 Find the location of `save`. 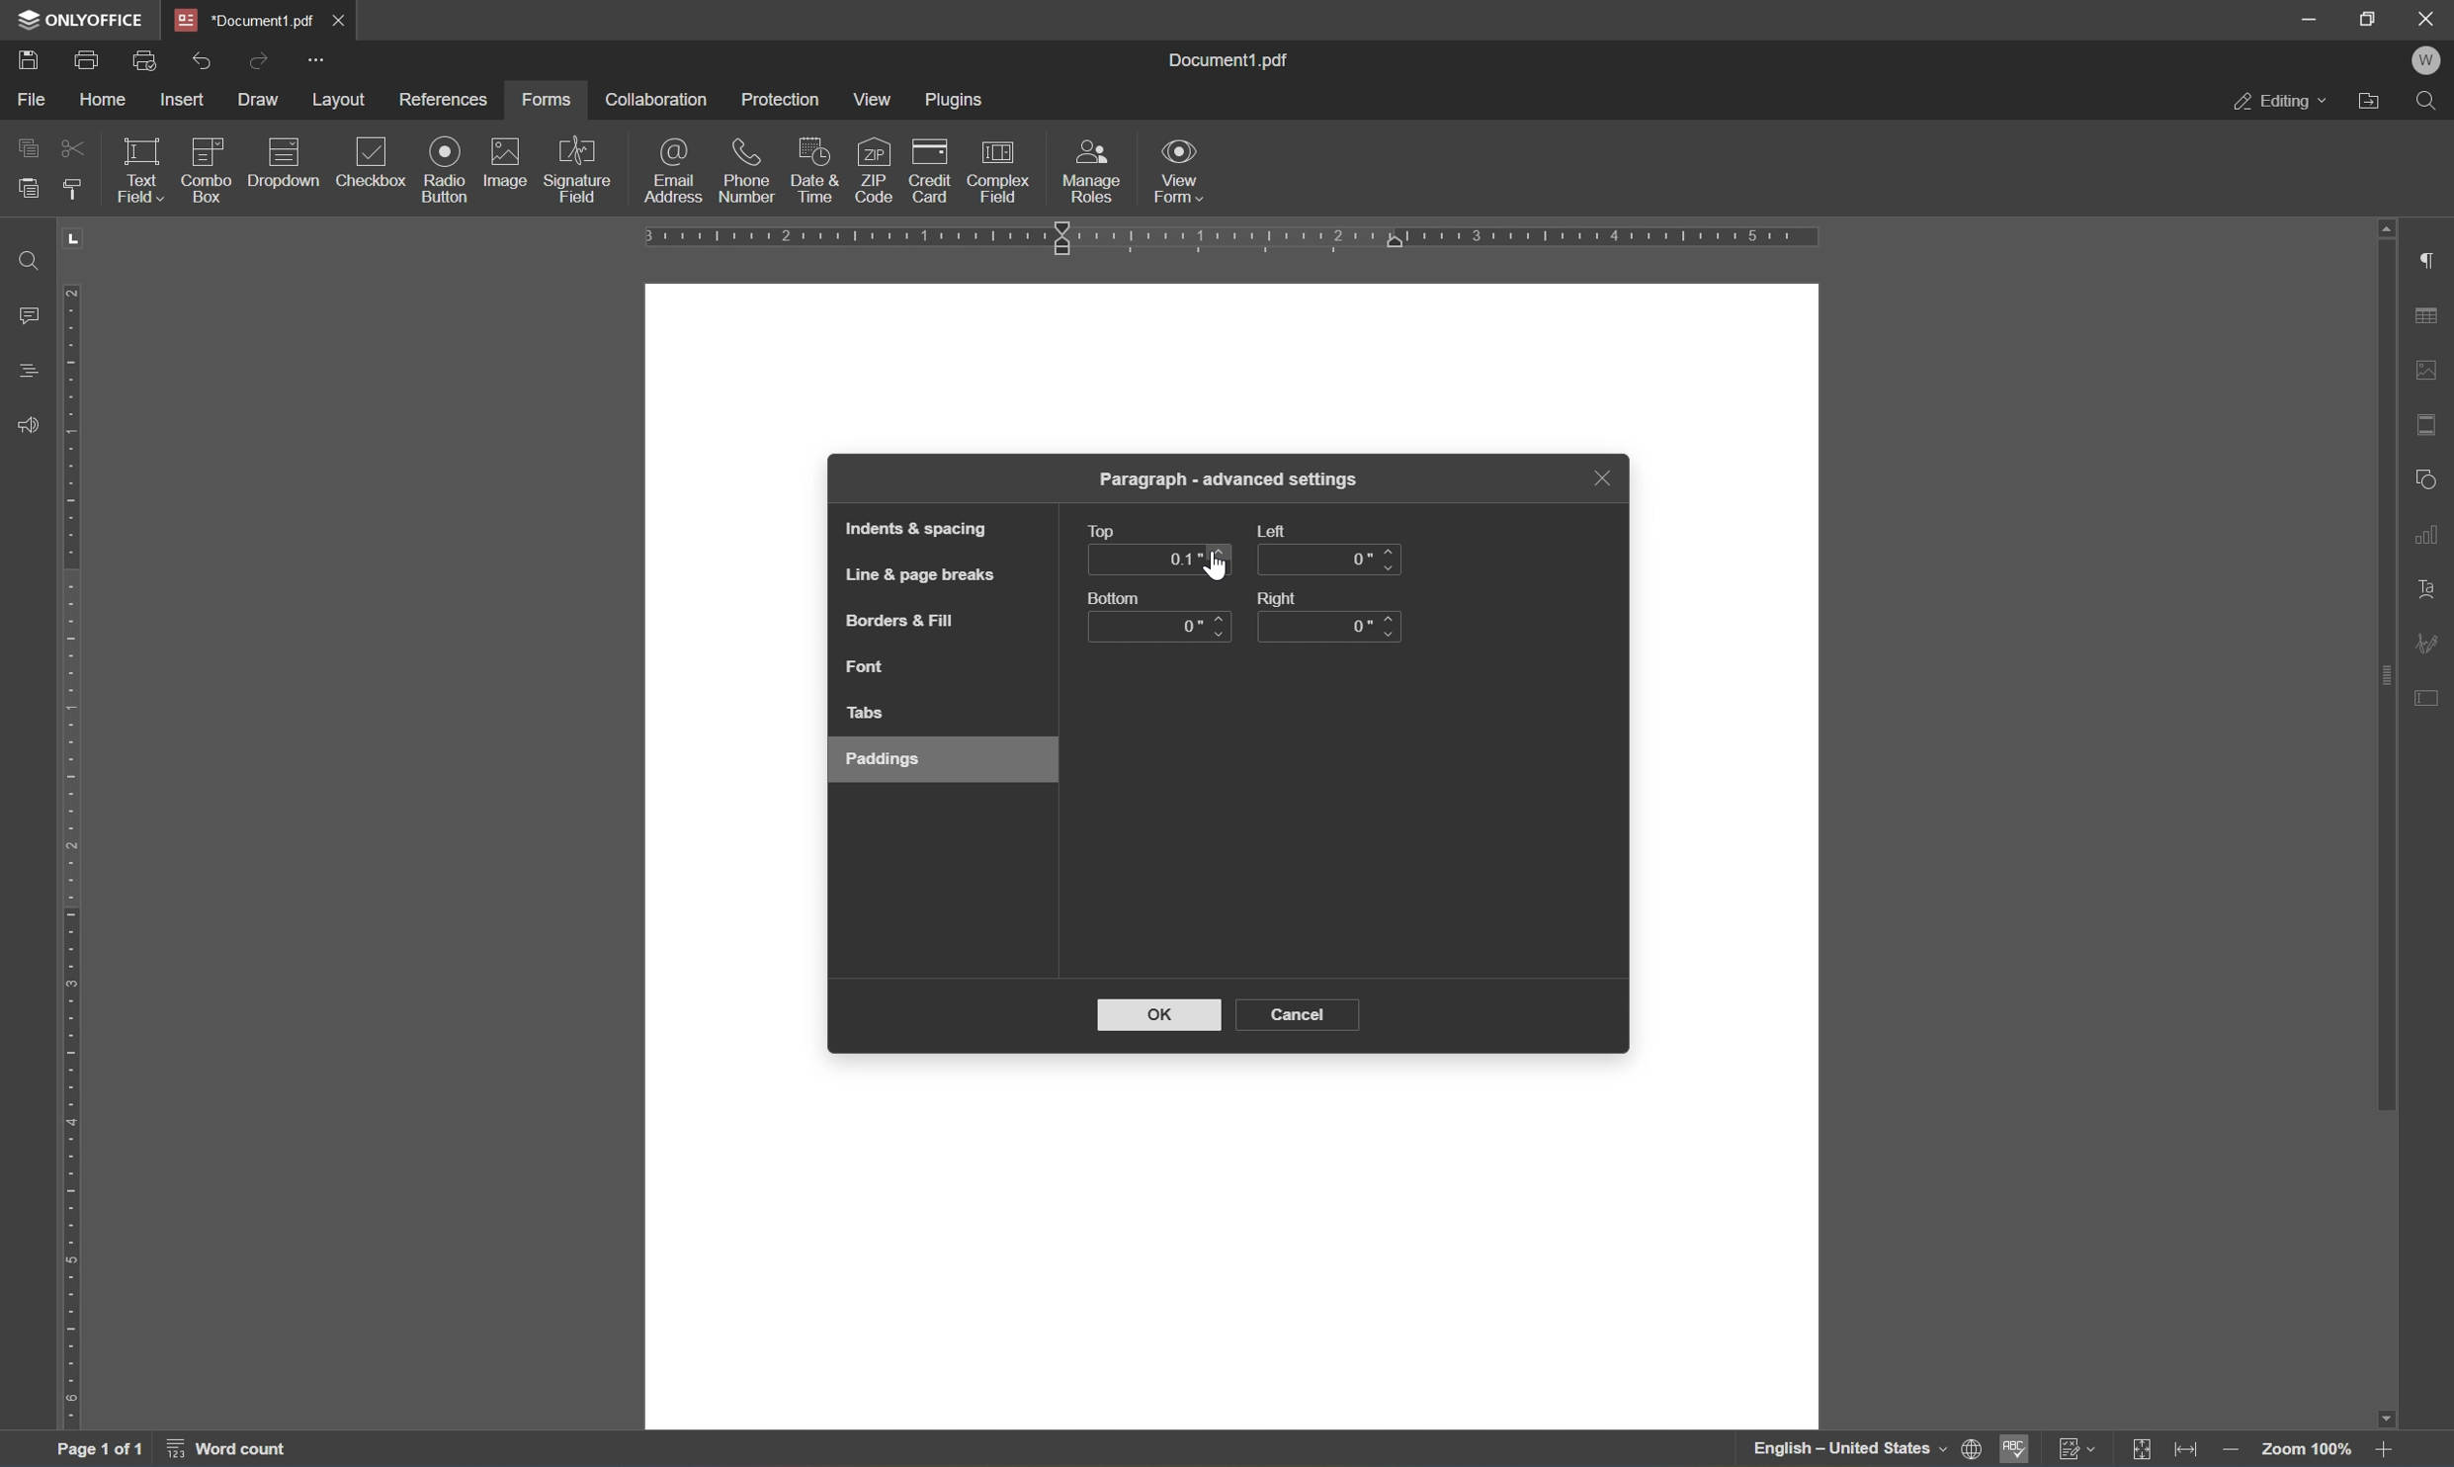

save is located at coordinates (37, 59).